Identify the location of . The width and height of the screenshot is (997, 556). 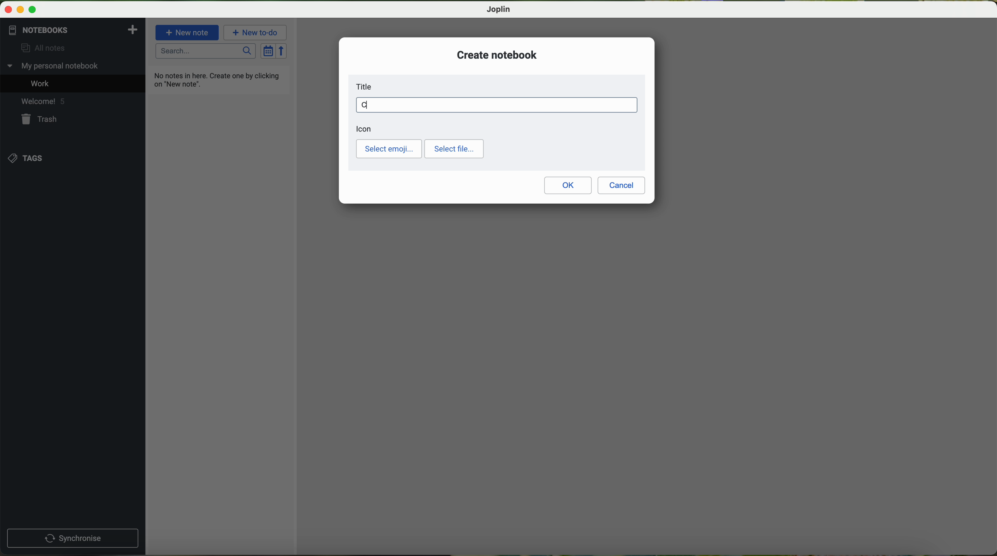
(284, 52).